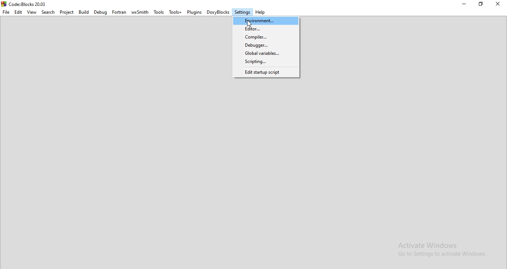 The width and height of the screenshot is (507, 269). Describe the element at coordinates (118, 12) in the screenshot. I see `Fortran` at that location.